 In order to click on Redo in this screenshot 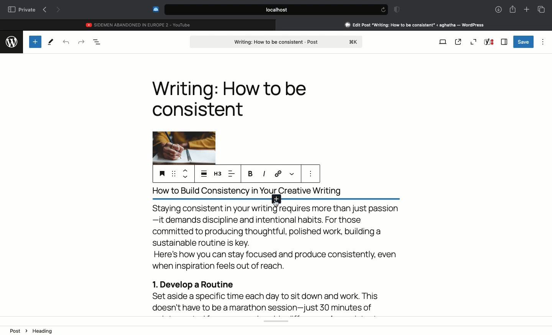, I will do `click(81, 42)`.